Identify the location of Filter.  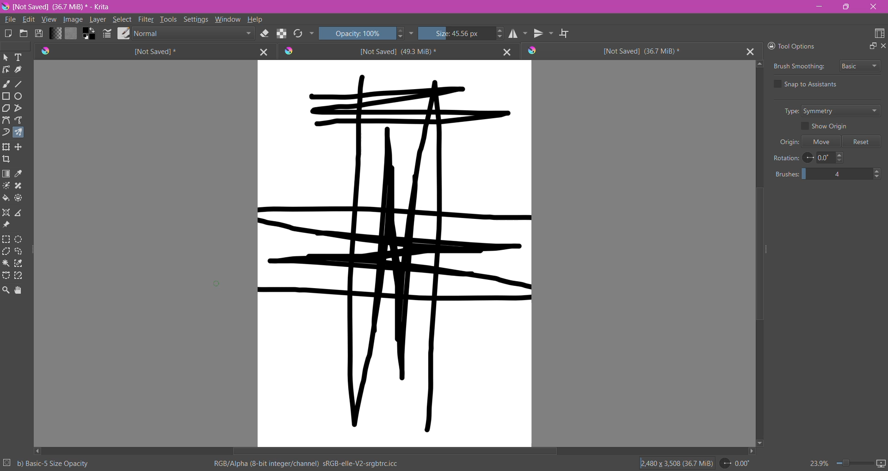
(146, 19).